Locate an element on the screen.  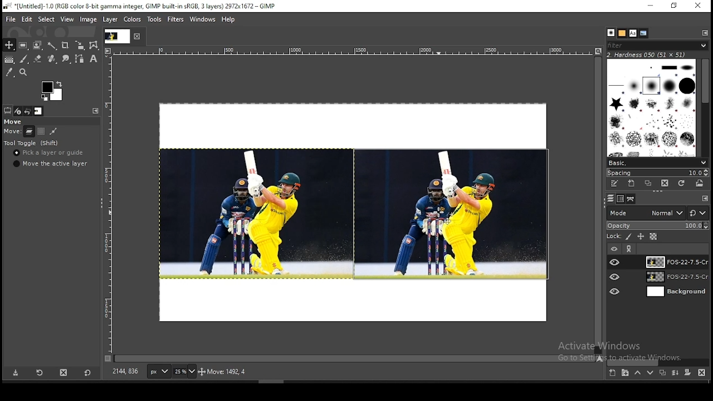
merge layer is located at coordinates (675, 373).